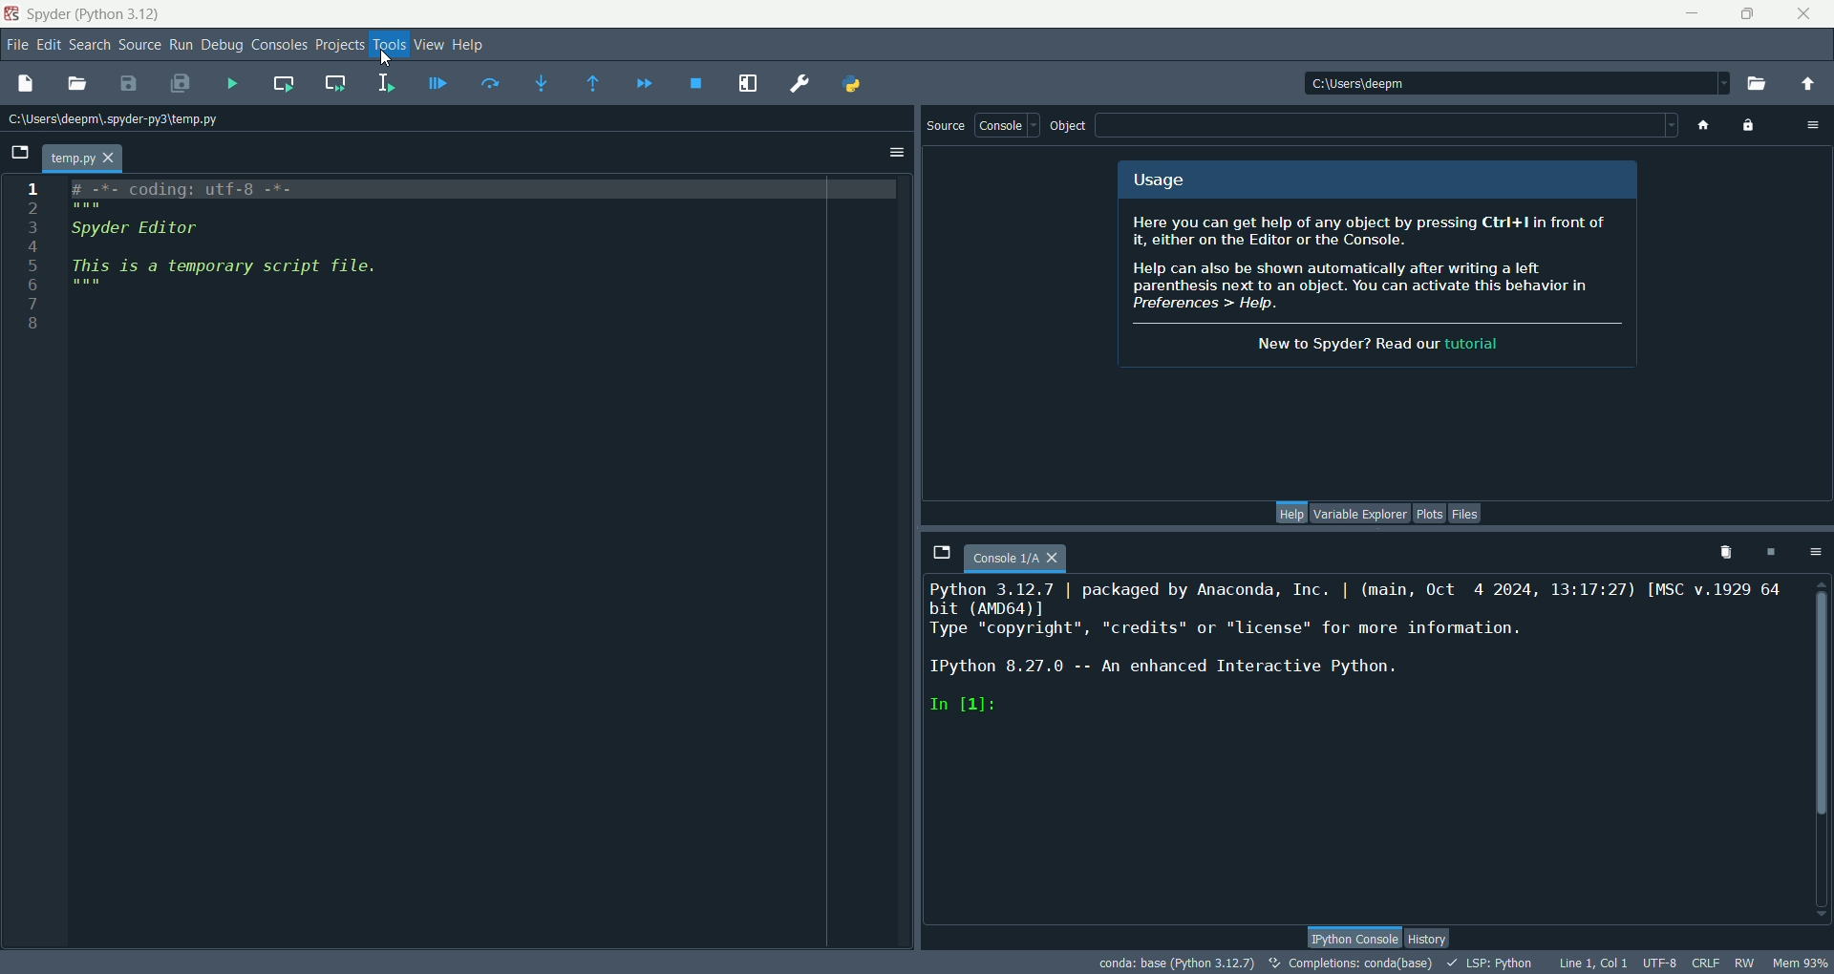 The height and width of the screenshot is (974, 1834). Describe the element at coordinates (424, 43) in the screenshot. I see `view` at that location.